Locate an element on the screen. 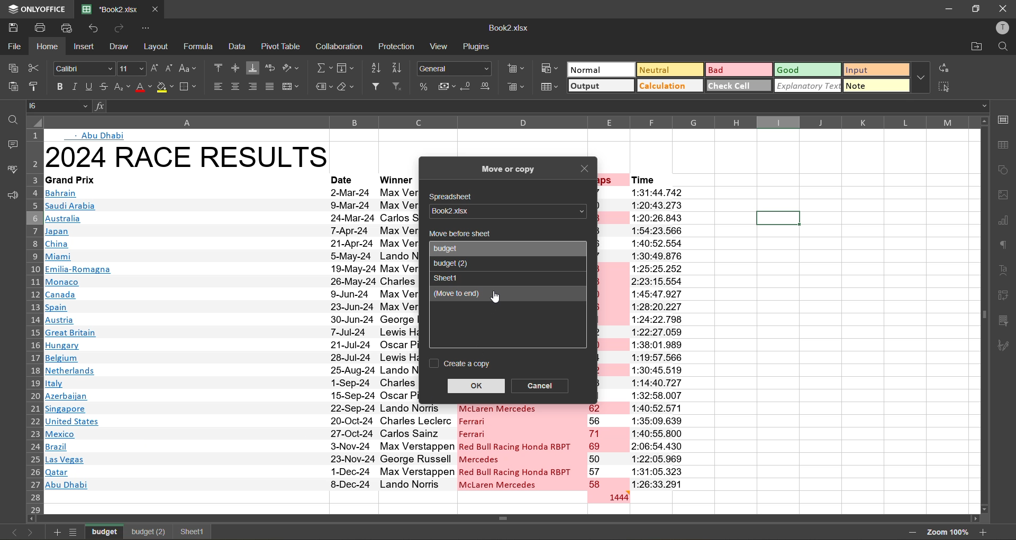  title is located at coordinates (187, 156).